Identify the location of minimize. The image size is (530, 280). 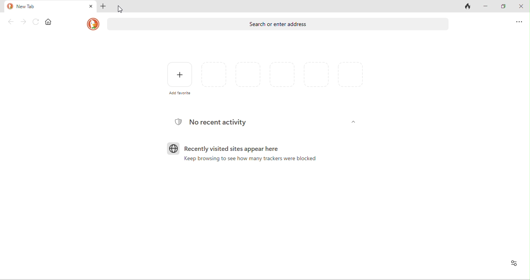
(486, 6).